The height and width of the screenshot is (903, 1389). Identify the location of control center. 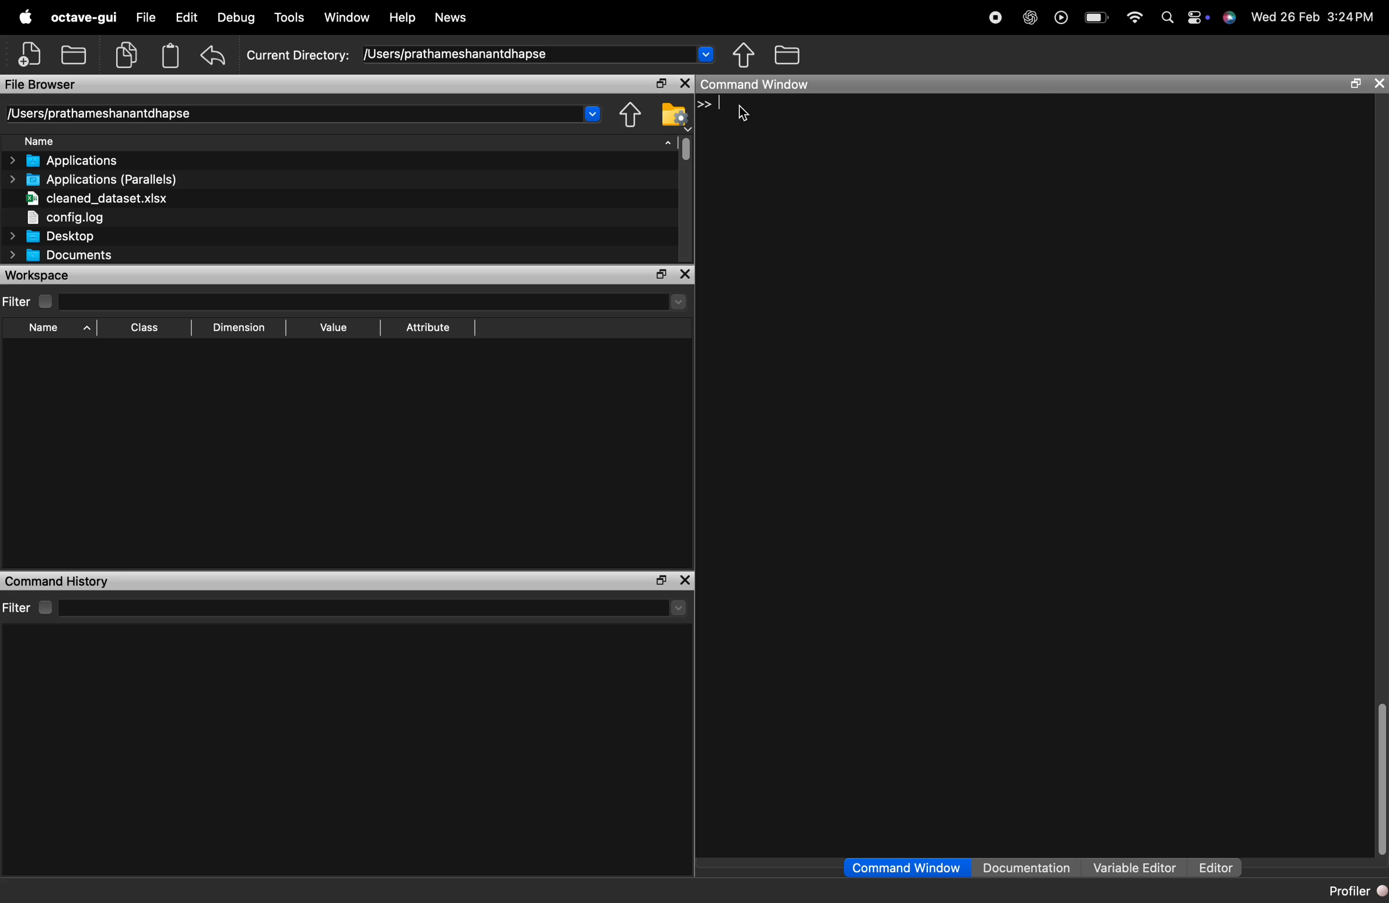
(1196, 19).